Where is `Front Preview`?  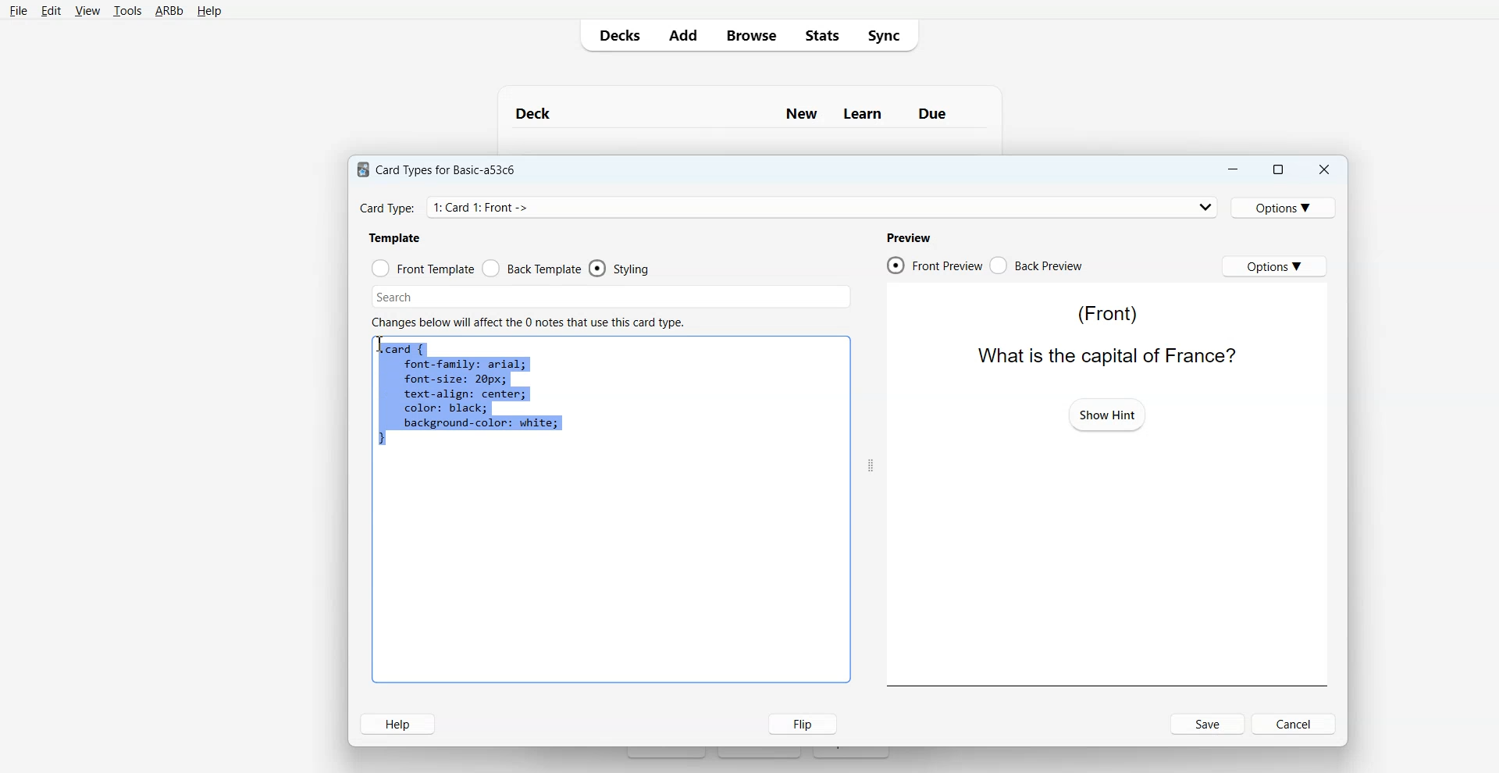 Front Preview is located at coordinates (934, 265).